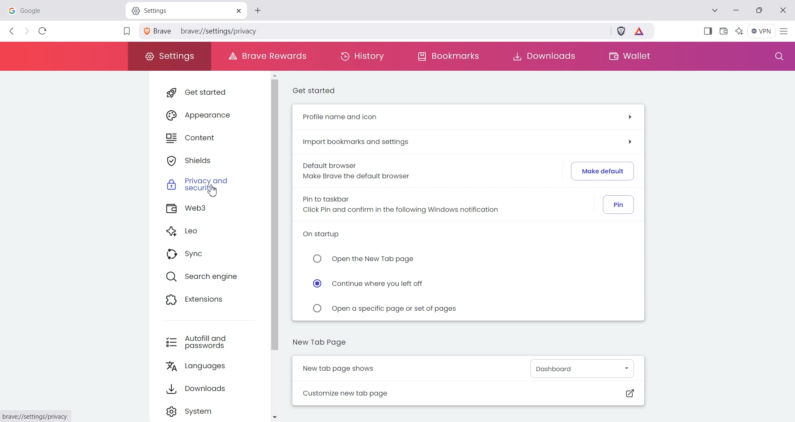  Describe the element at coordinates (640, 32) in the screenshot. I see `Brave Reward` at that location.